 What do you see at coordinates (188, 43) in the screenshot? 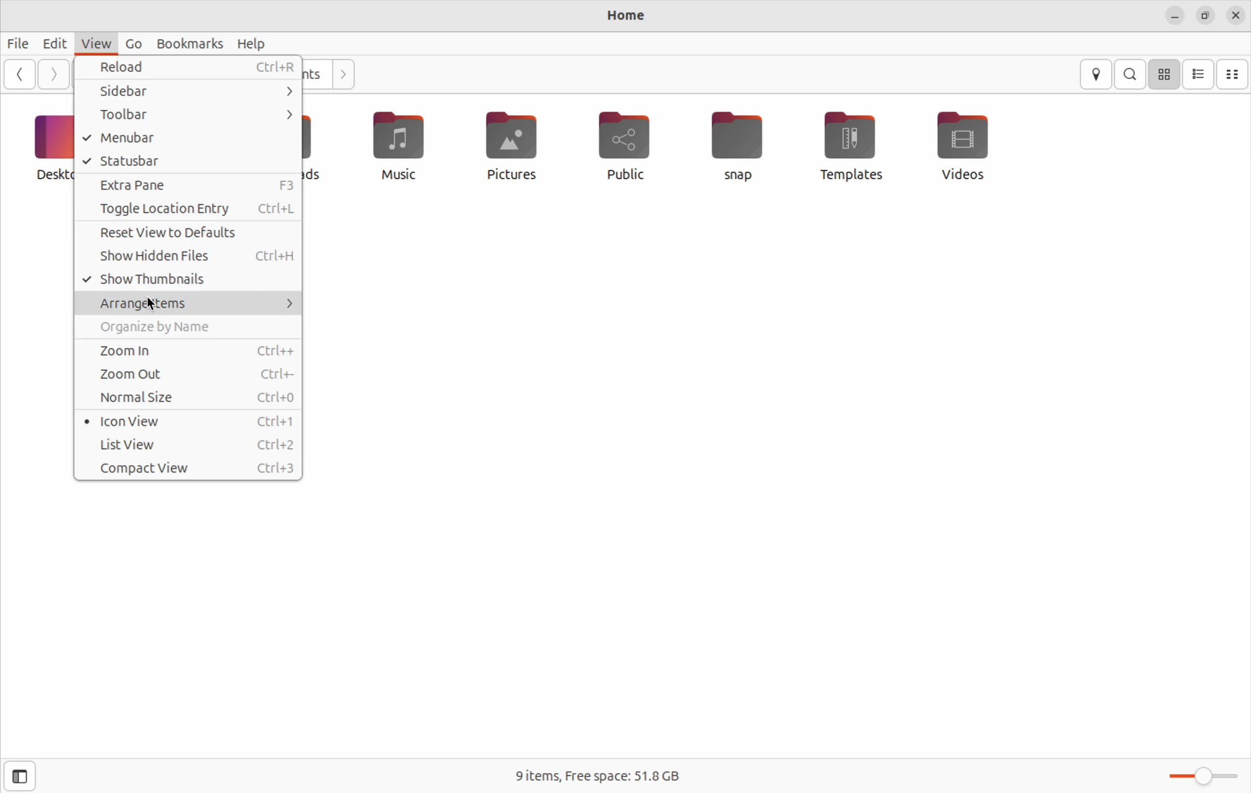
I see `bookmark` at bounding box center [188, 43].